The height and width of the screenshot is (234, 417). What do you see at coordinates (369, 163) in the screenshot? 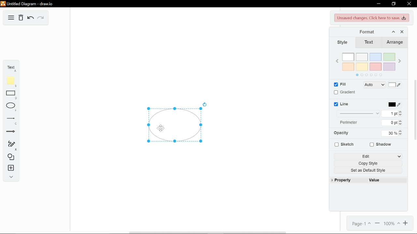
I see `Copy style` at bounding box center [369, 163].